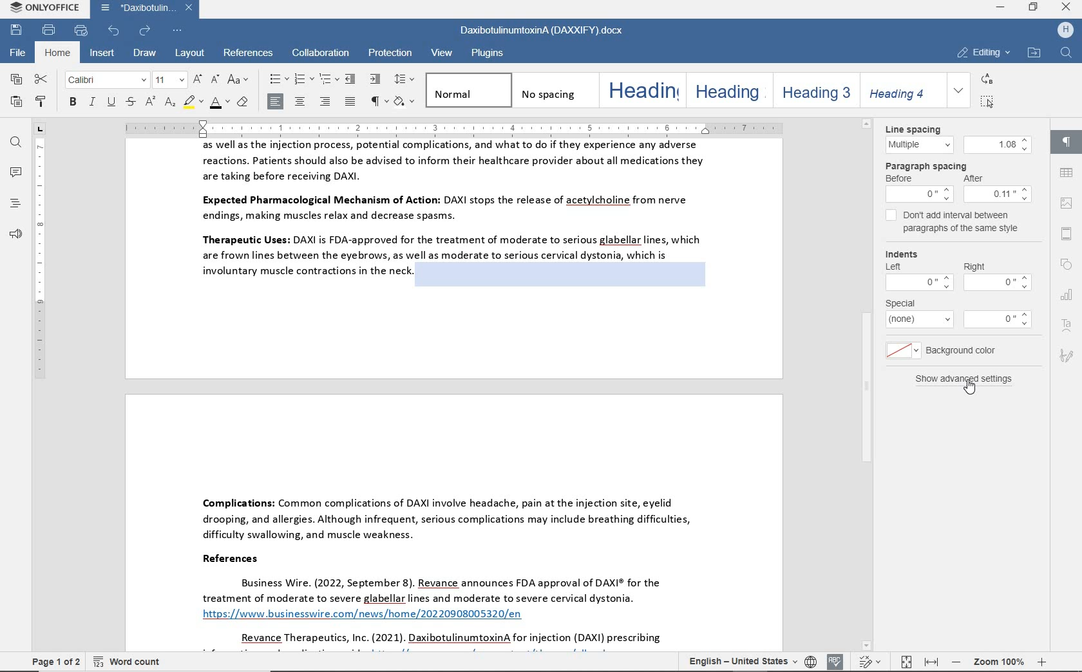 This screenshot has width=1082, height=672. I want to click on shape, so click(1068, 265).